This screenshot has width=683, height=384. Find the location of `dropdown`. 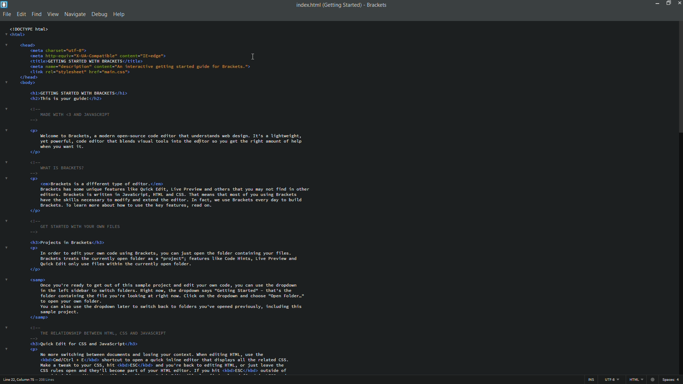

dropdown is located at coordinates (6, 130).